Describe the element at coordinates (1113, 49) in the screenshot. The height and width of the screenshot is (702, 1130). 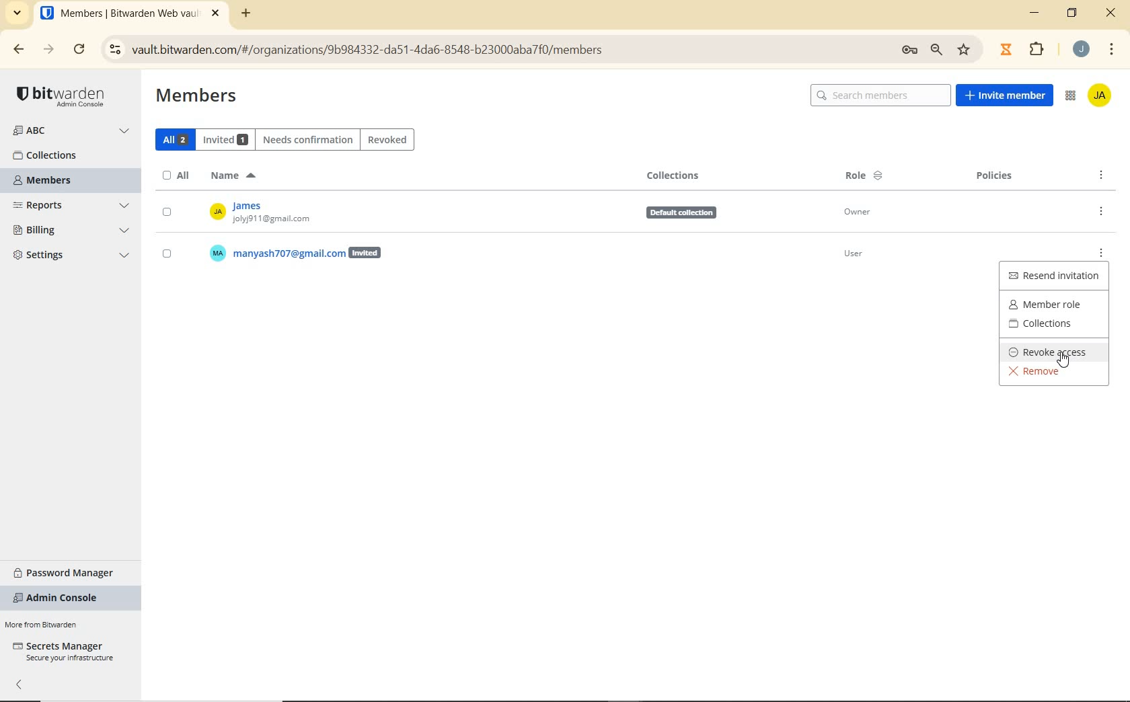
I see `CUSTOMIZE` at that location.